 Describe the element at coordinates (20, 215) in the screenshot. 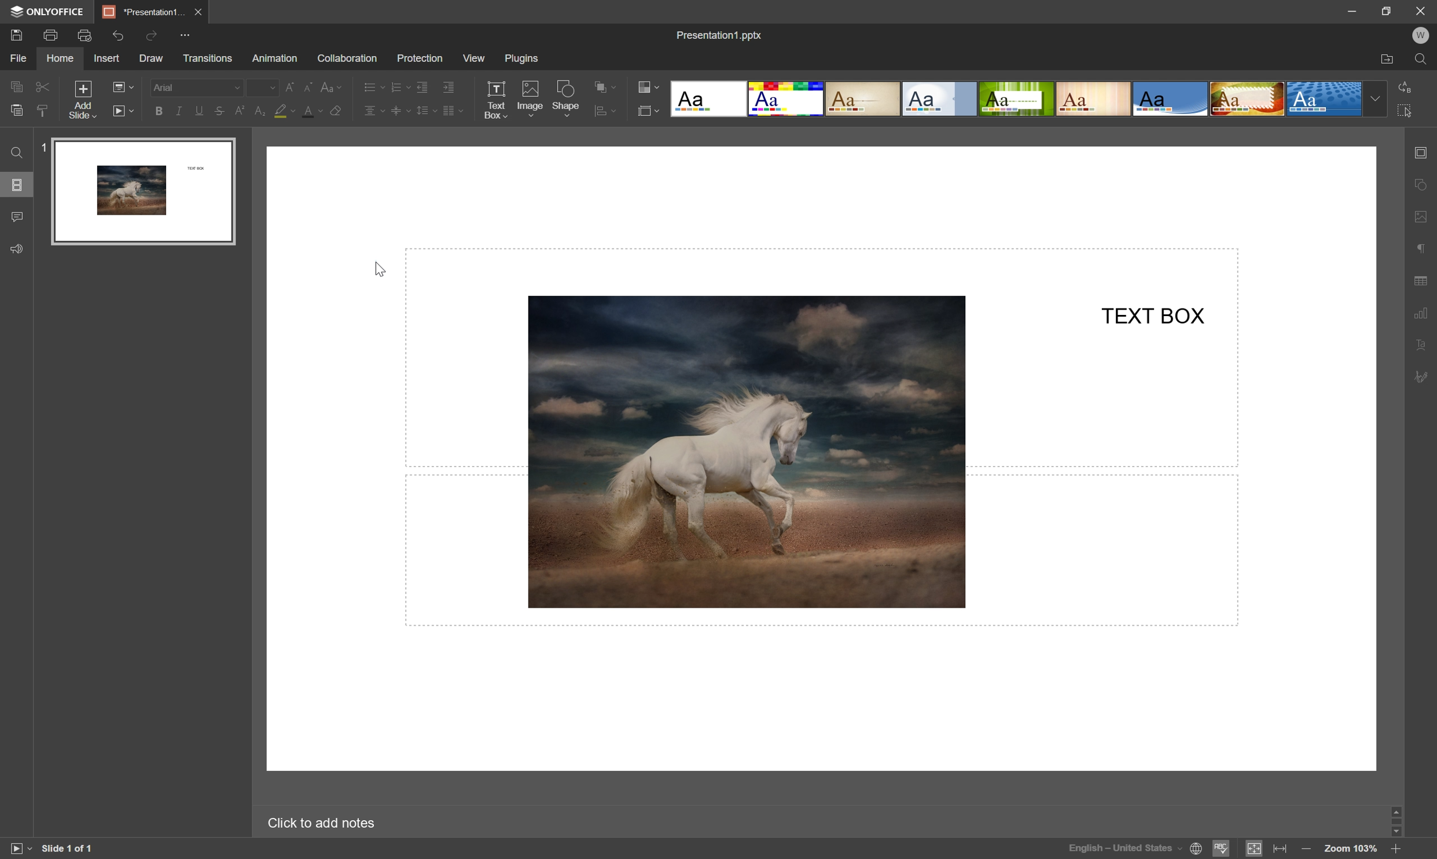

I see `comments` at that location.